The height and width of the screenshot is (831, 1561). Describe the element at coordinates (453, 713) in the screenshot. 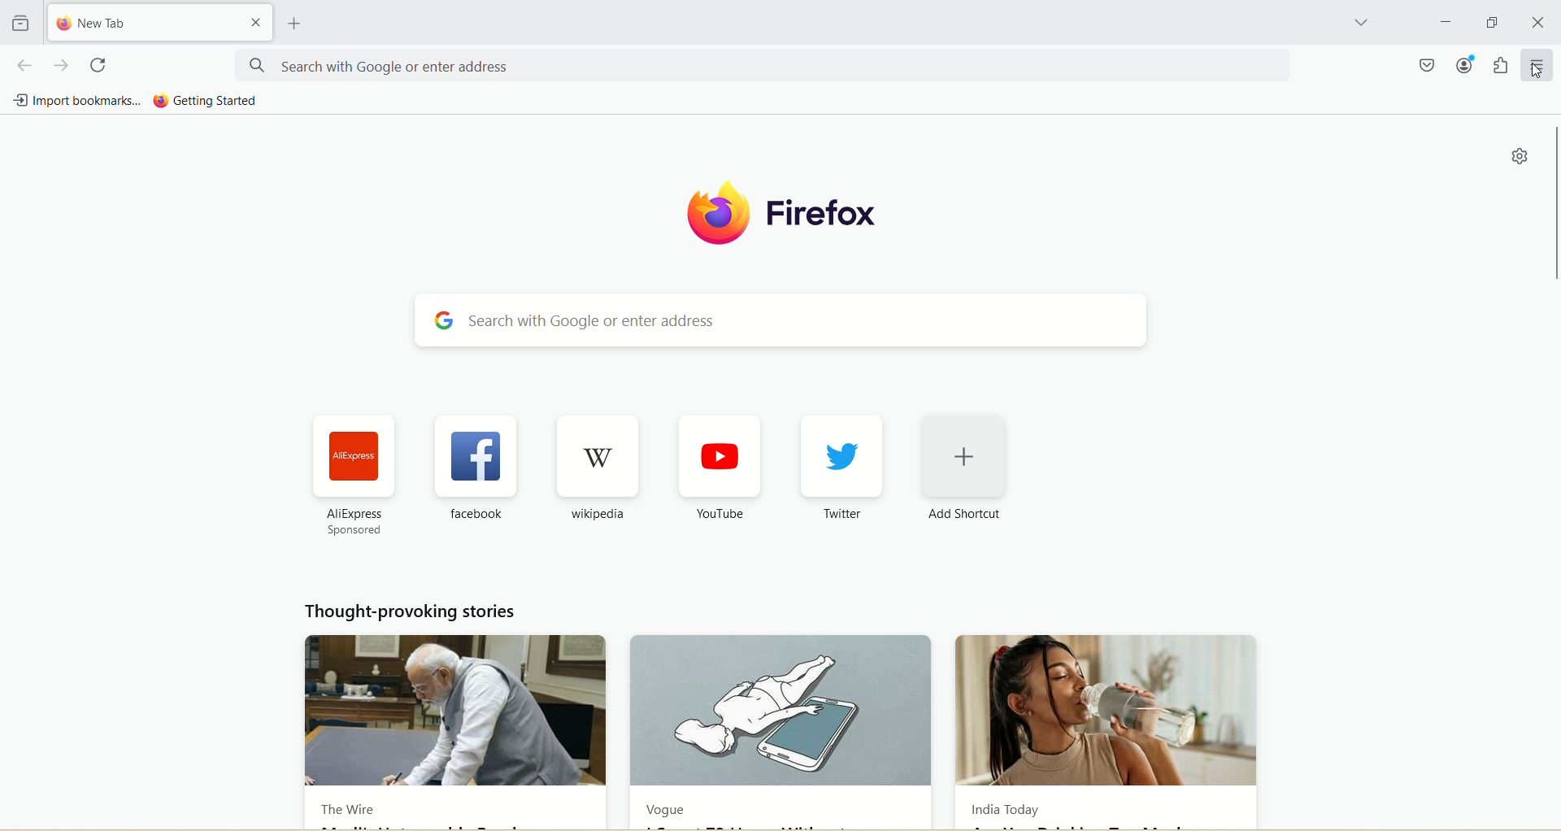

I see `The Wire news` at that location.